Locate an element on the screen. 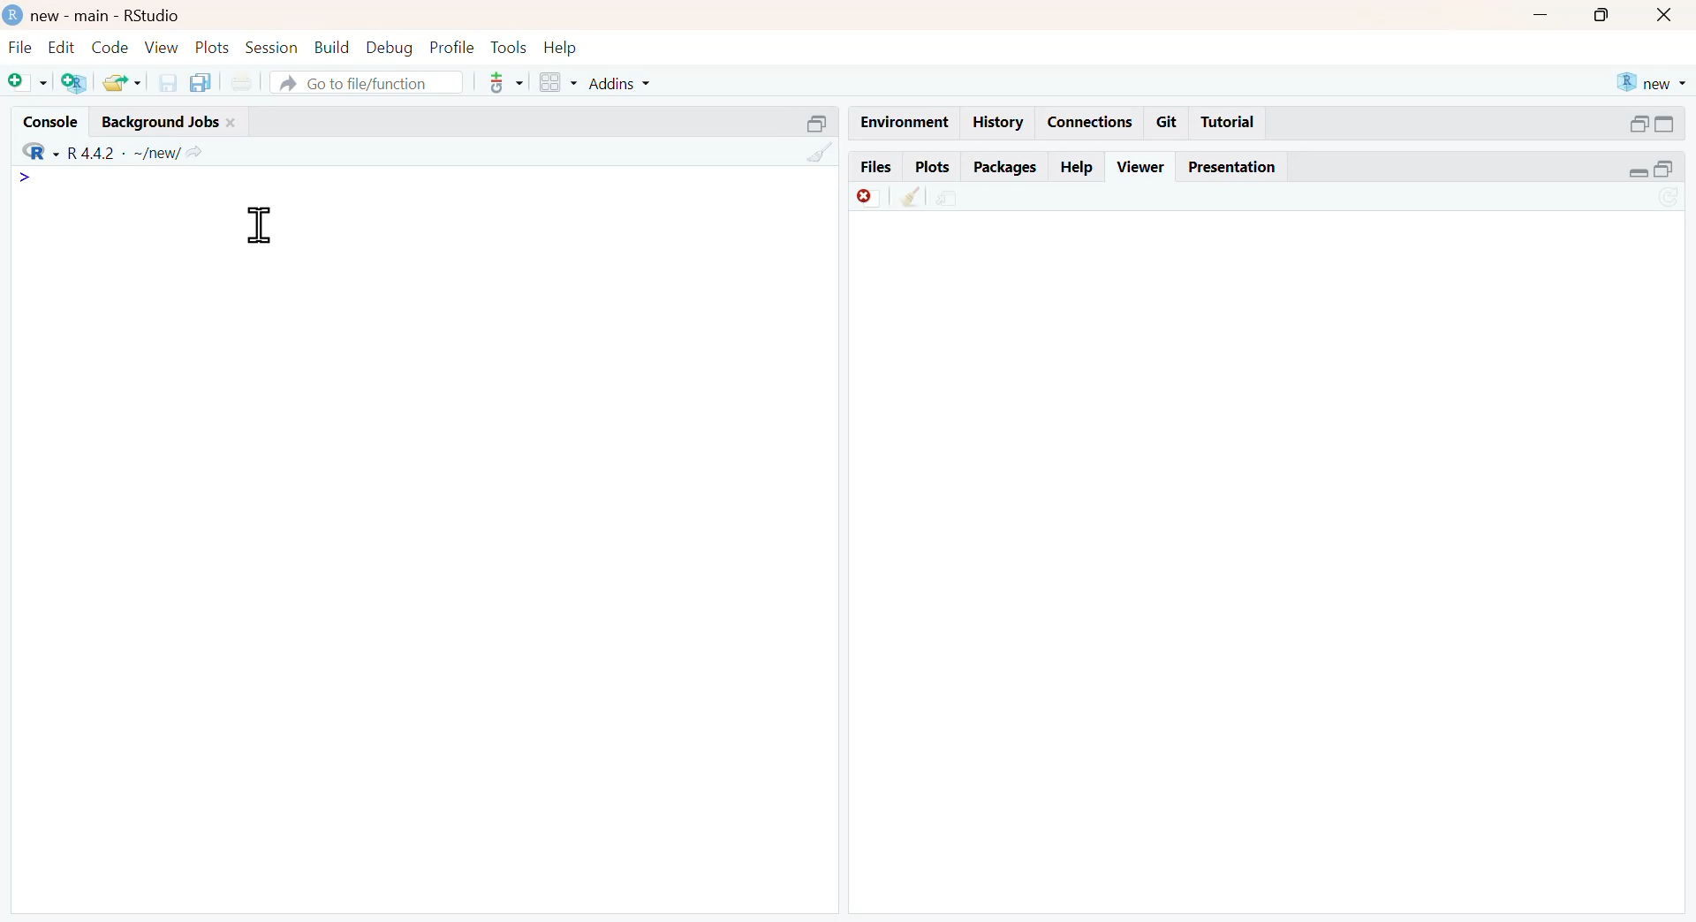 This screenshot has width=1696, height=922. new - main - RStudio is located at coordinates (109, 15).